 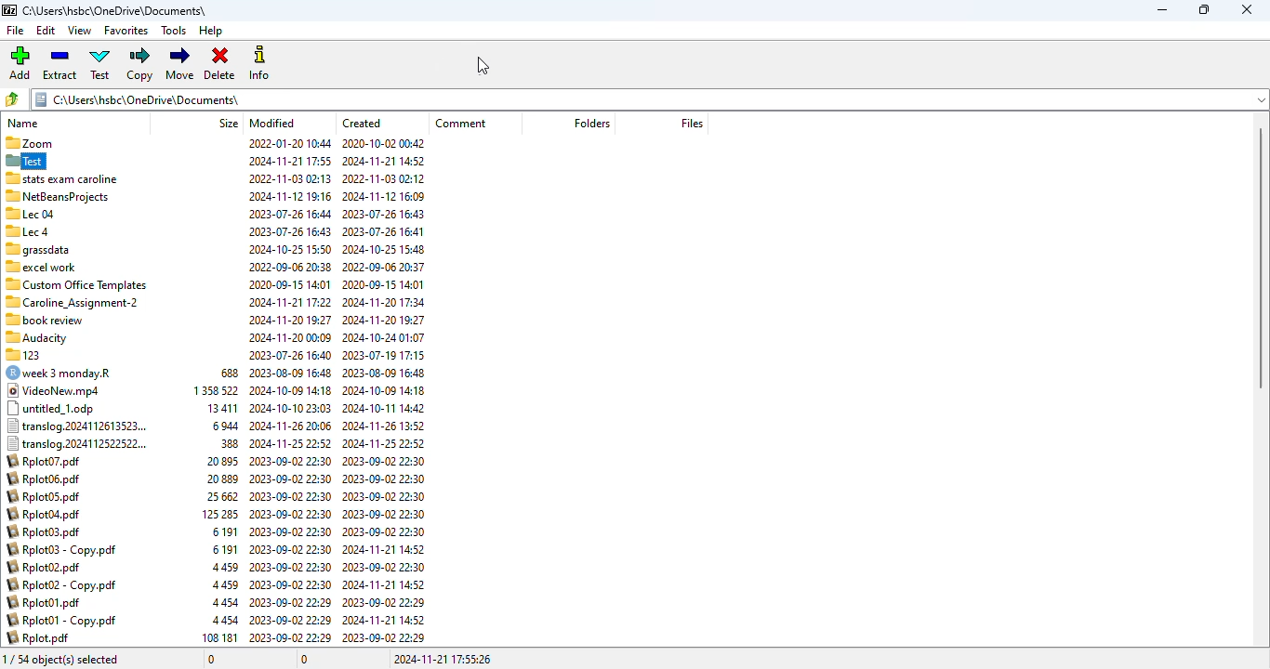 What do you see at coordinates (384, 532) in the screenshot?
I see `2023-09-02 22:30` at bounding box center [384, 532].